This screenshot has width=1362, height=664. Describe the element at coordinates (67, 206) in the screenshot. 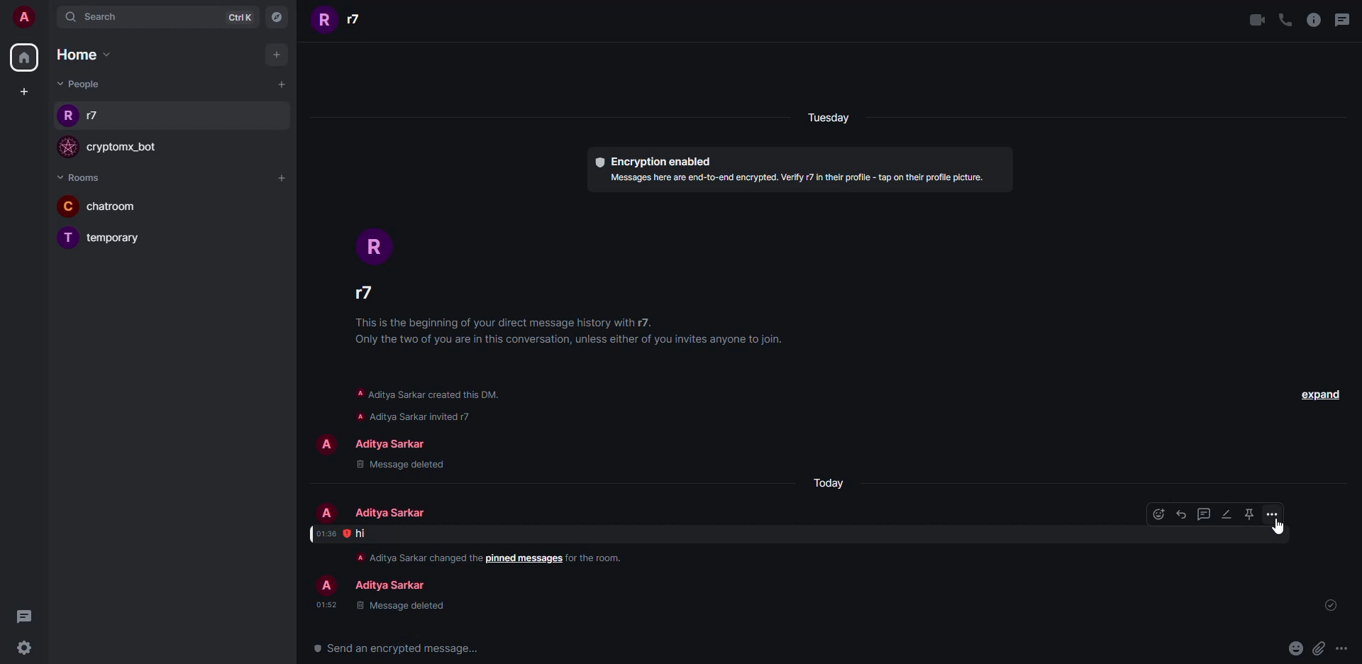

I see `profile` at that location.